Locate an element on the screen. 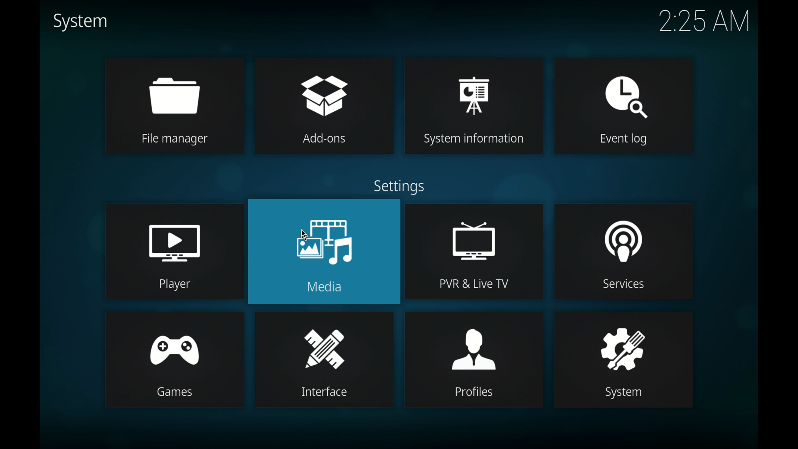 Image resolution: width=798 pixels, height=449 pixels. System is located at coordinates (620, 393).